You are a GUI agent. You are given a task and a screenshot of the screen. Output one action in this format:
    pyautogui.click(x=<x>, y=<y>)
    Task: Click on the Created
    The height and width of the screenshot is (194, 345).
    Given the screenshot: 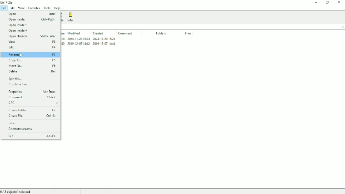 What is the action you would take?
    pyautogui.click(x=99, y=33)
    